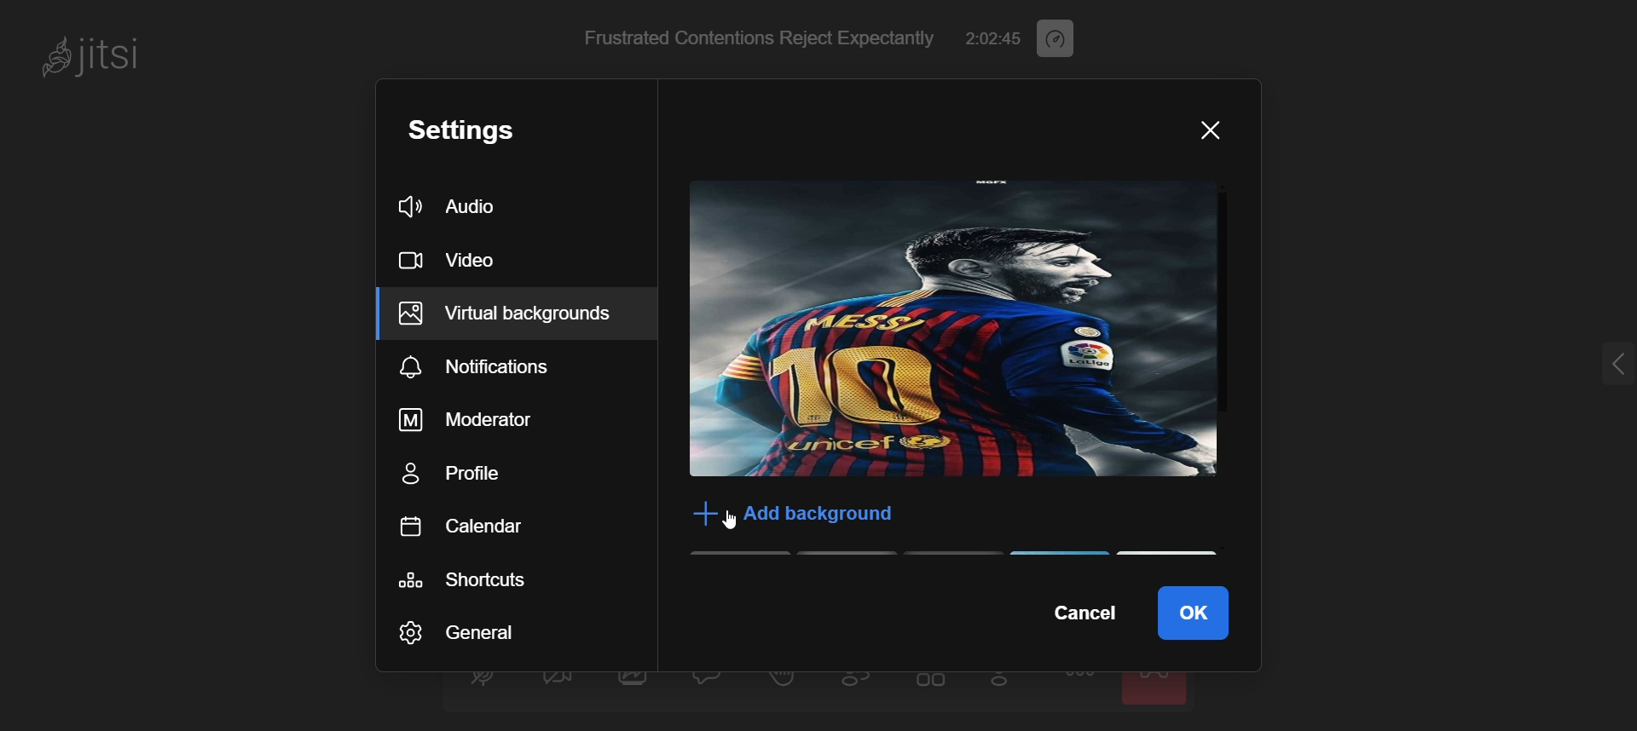  Describe the element at coordinates (457, 256) in the screenshot. I see `video` at that location.